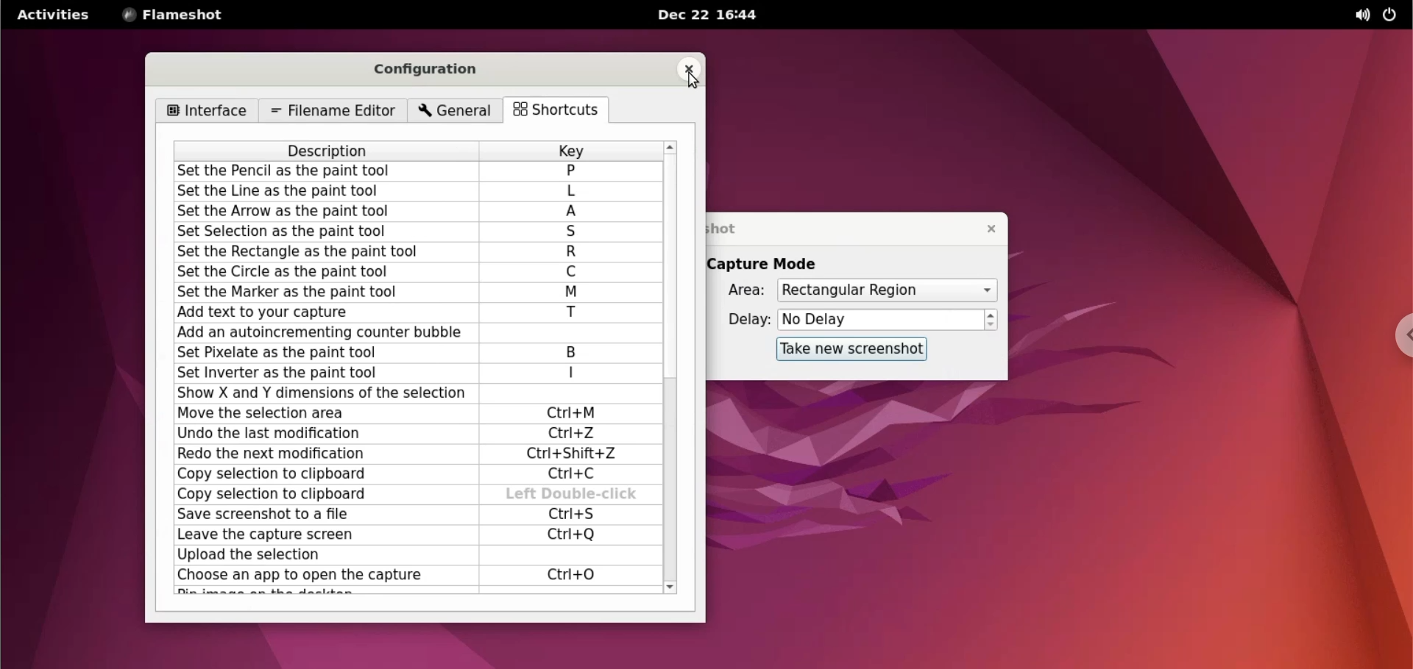 Image resolution: width=1413 pixels, height=669 pixels. What do you see at coordinates (206, 111) in the screenshot?
I see `interface ` at bounding box center [206, 111].